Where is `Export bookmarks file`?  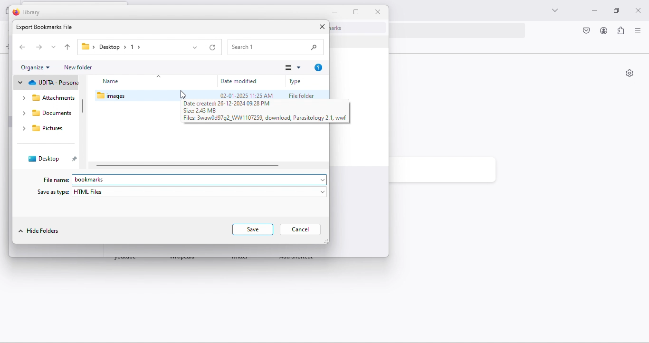 Export bookmarks file is located at coordinates (44, 27).